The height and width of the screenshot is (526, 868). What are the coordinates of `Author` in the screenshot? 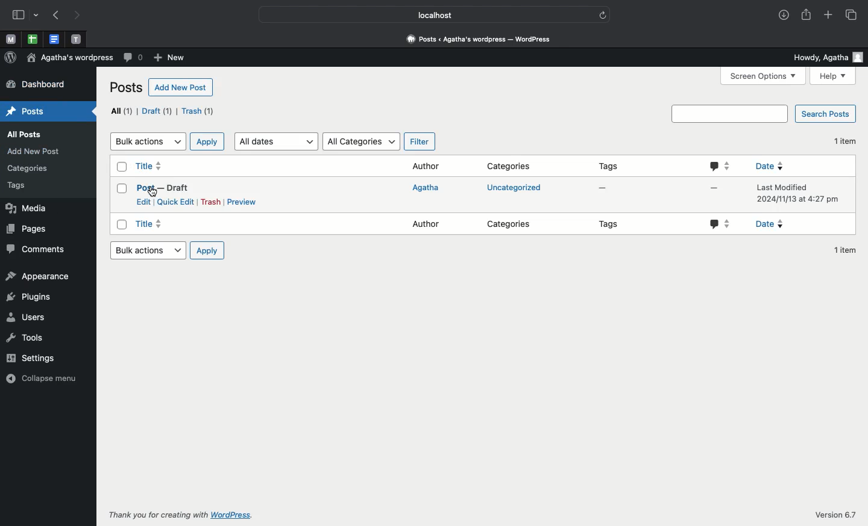 It's located at (428, 226).